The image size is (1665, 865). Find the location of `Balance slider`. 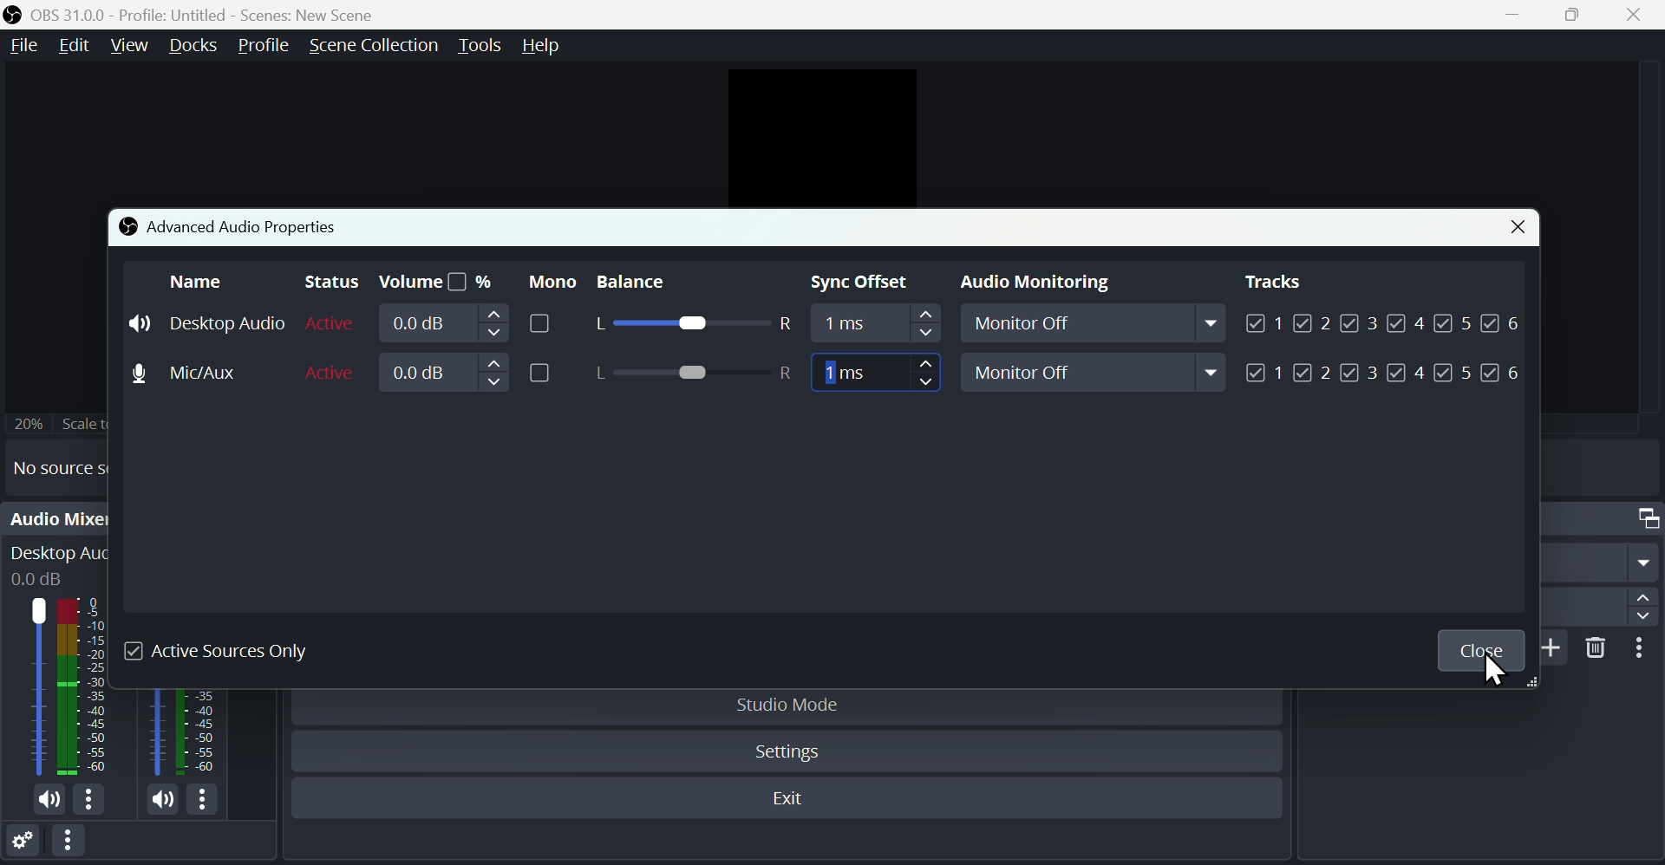

Balance slider is located at coordinates (691, 374).